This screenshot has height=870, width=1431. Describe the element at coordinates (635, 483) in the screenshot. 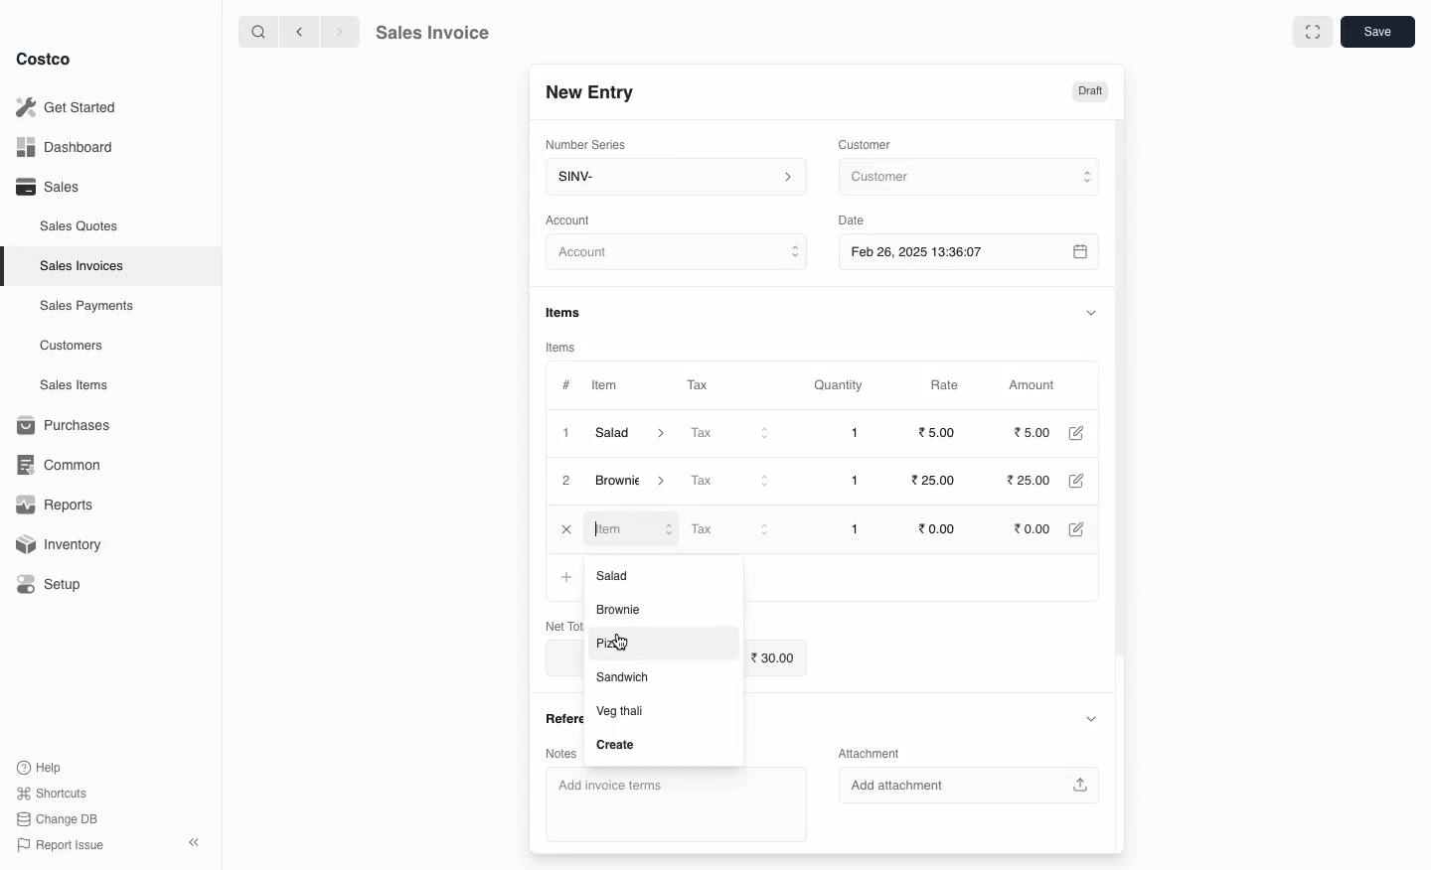

I see `Brownie` at that location.